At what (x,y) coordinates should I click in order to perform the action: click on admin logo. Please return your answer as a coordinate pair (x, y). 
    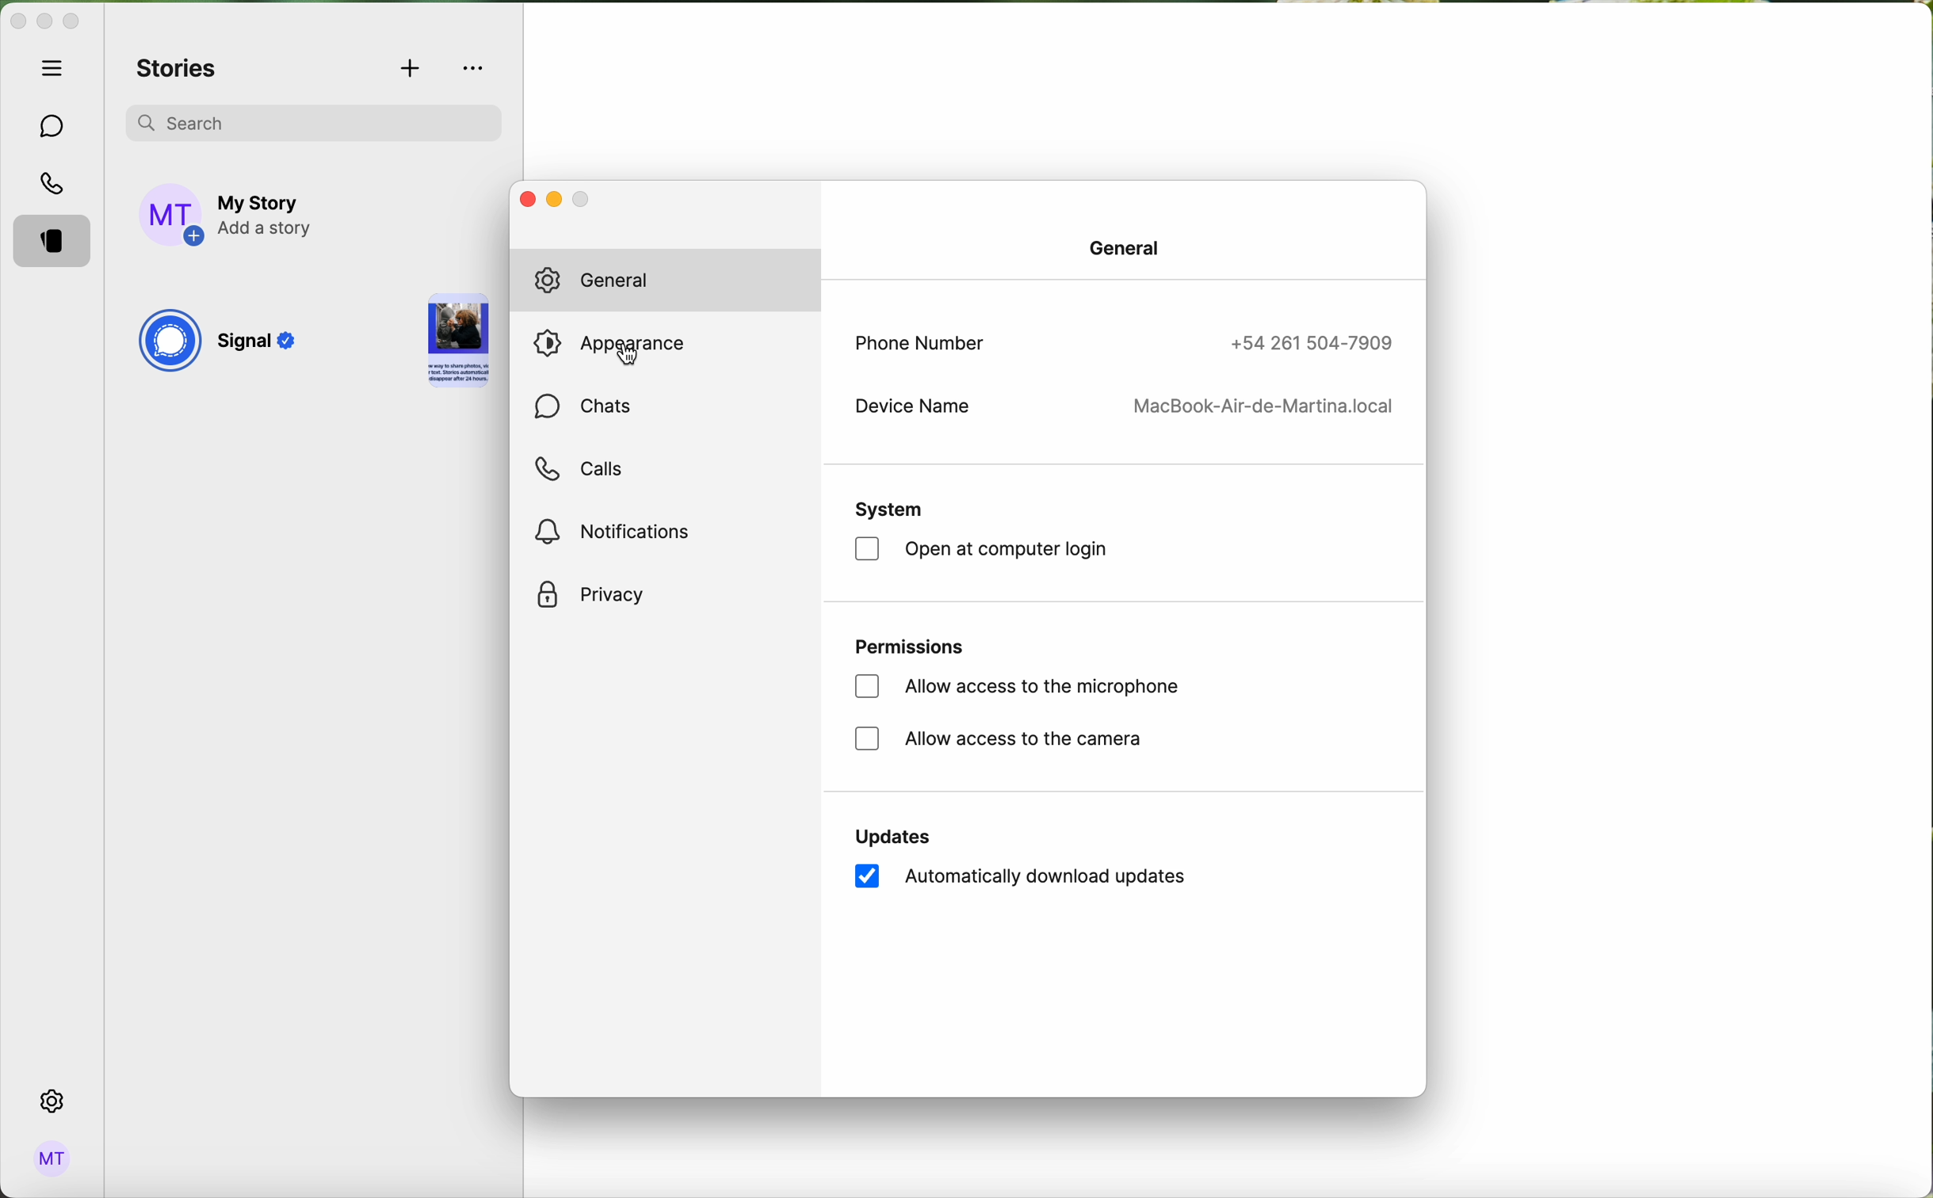
    Looking at the image, I should click on (49, 1159).